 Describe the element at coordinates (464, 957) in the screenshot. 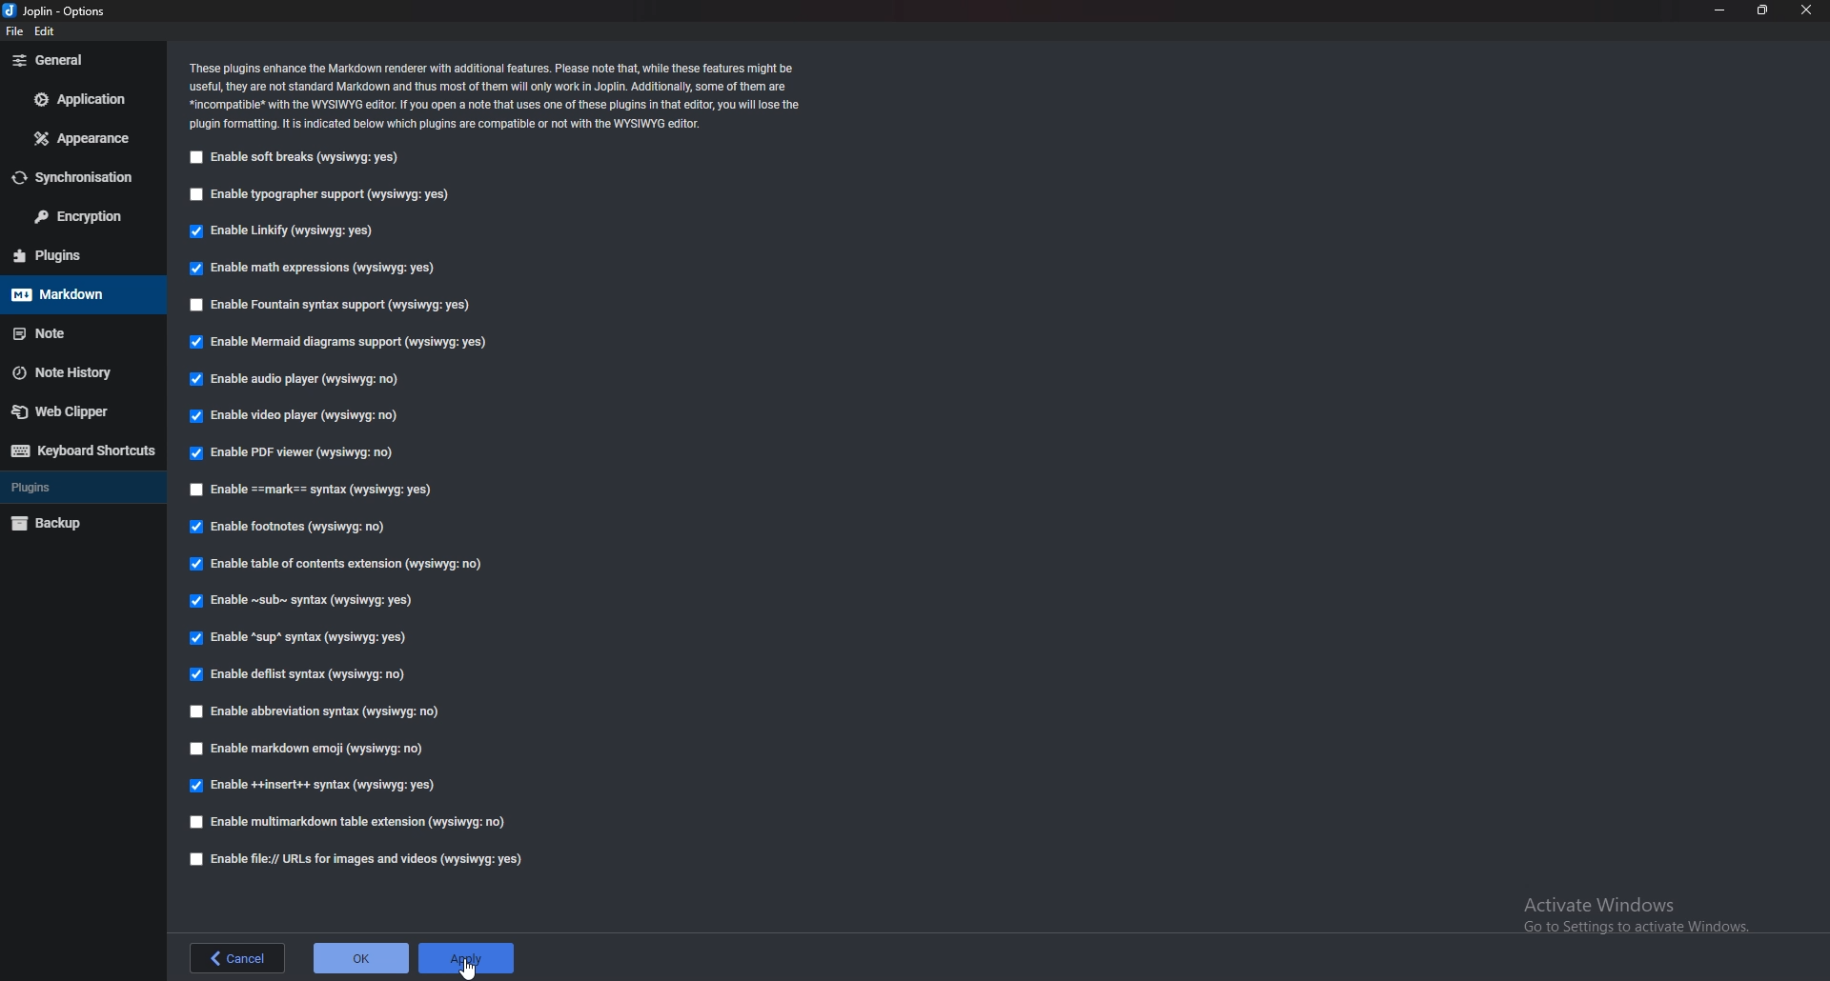

I see `Apply` at that location.